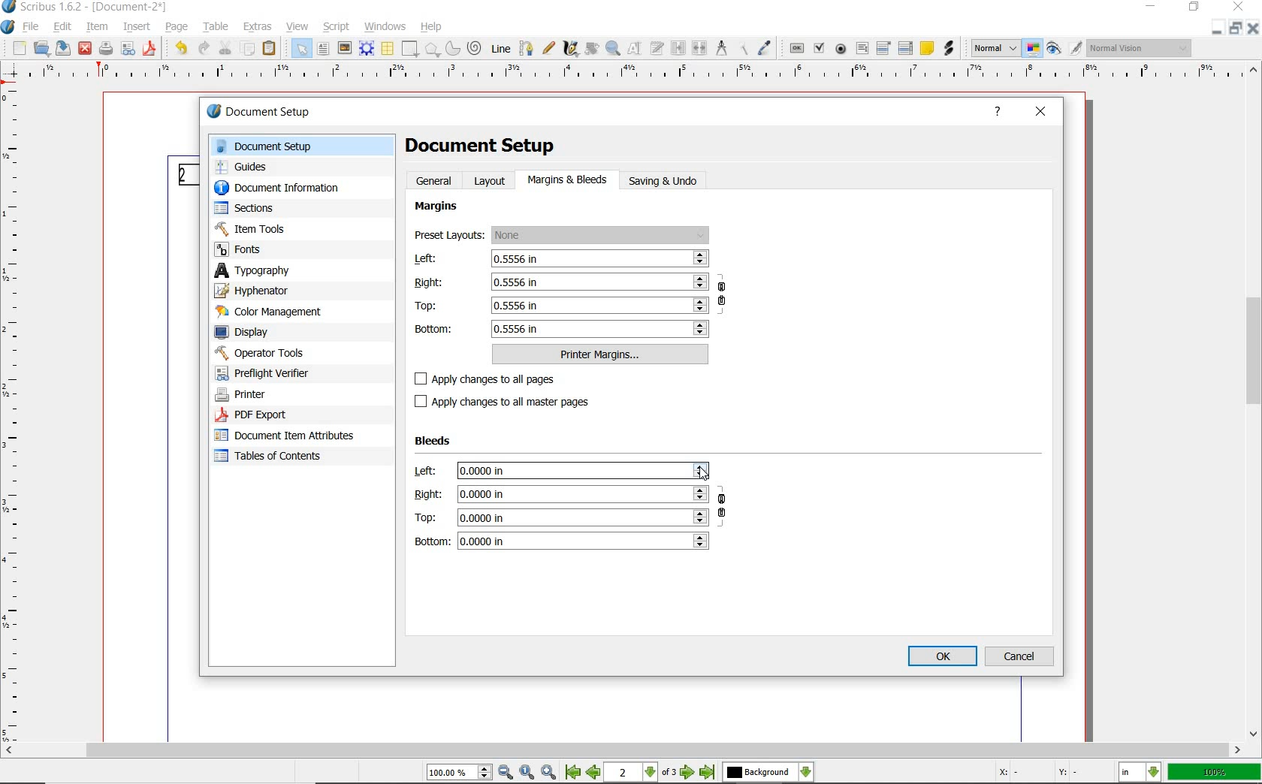 Image resolution: width=1262 pixels, height=784 pixels. What do you see at coordinates (297, 26) in the screenshot?
I see `view` at bounding box center [297, 26].